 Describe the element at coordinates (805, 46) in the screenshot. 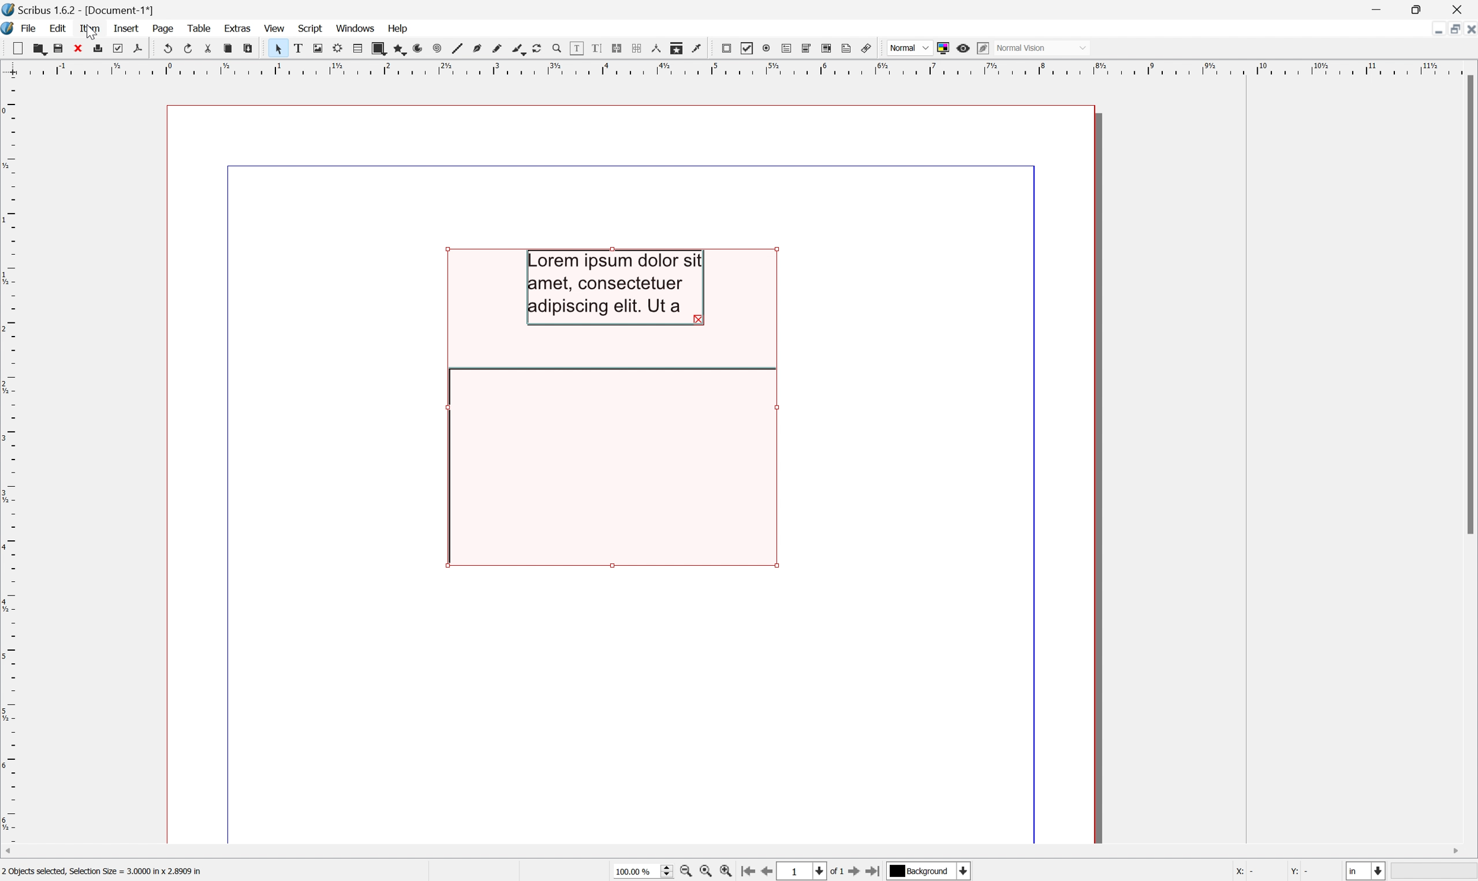

I see `PDF combo box` at that location.